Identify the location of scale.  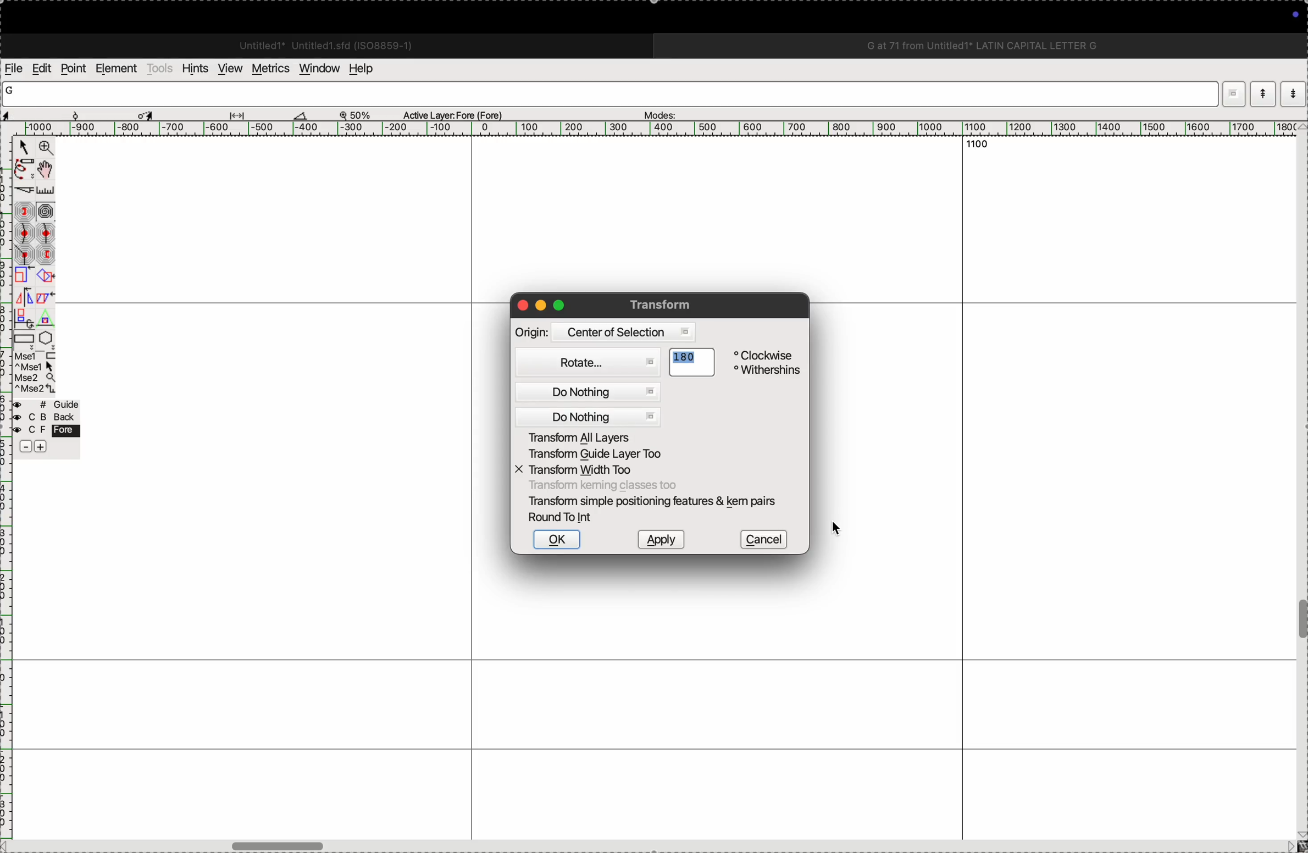
(660, 128).